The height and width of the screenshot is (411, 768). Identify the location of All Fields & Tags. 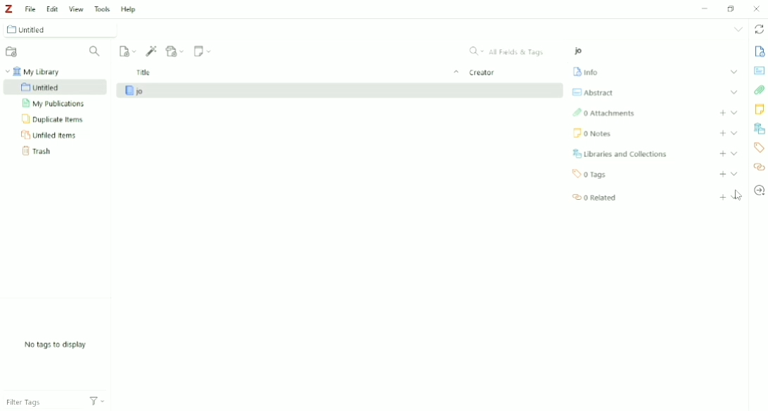
(506, 51).